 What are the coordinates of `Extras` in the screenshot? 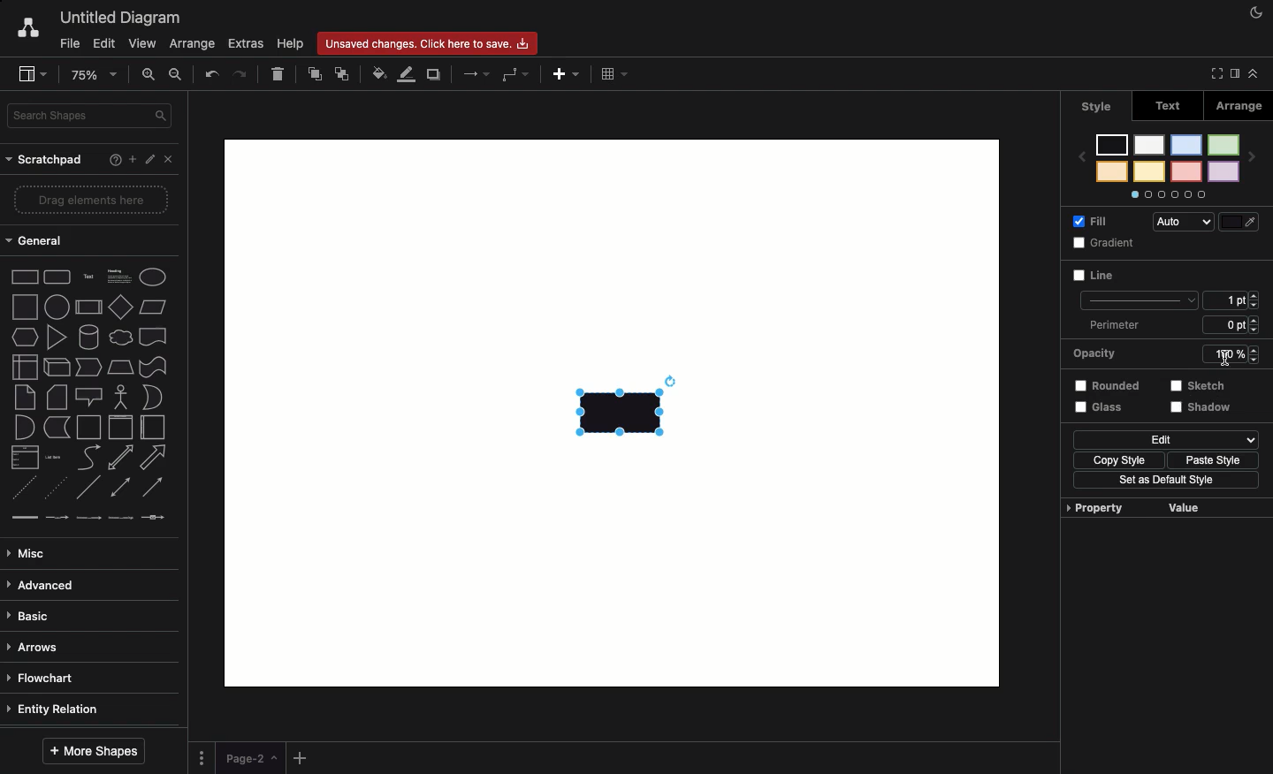 It's located at (244, 43).